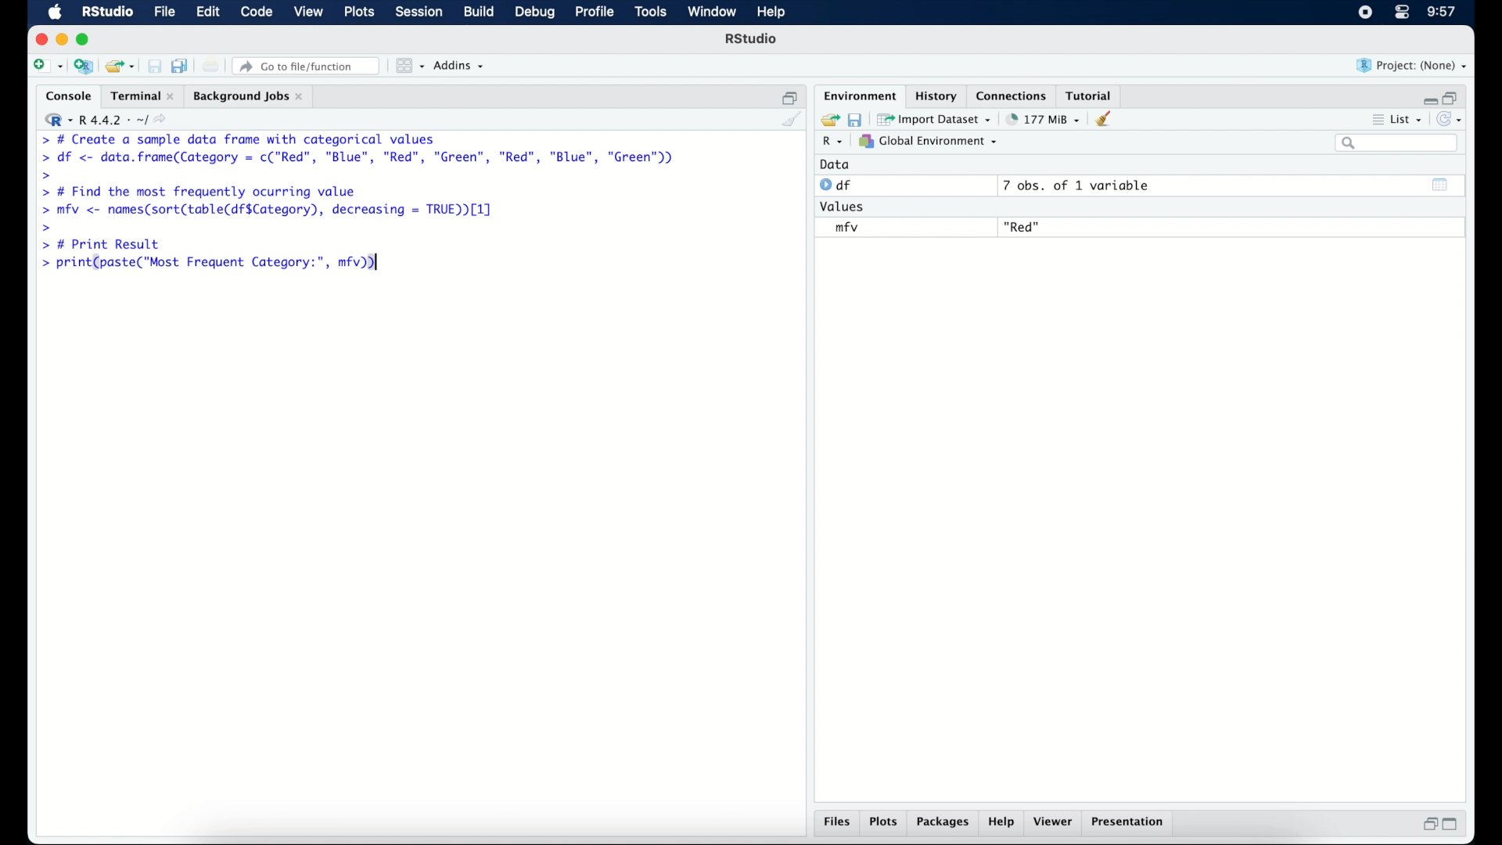 The image size is (1502, 845). Describe the element at coordinates (944, 824) in the screenshot. I see `packages` at that location.